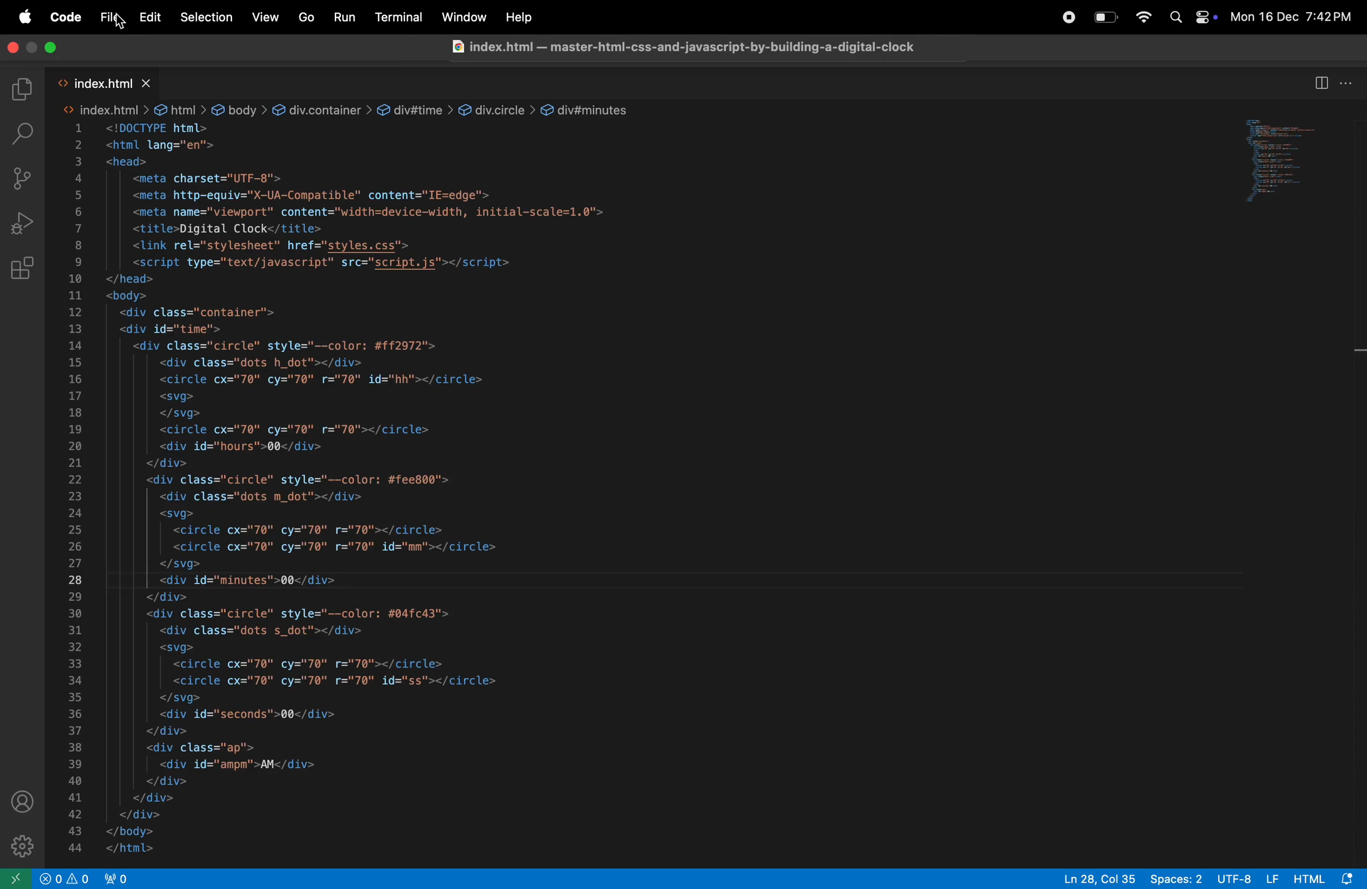  Describe the element at coordinates (1142, 18) in the screenshot. I see `wifi` at that location.